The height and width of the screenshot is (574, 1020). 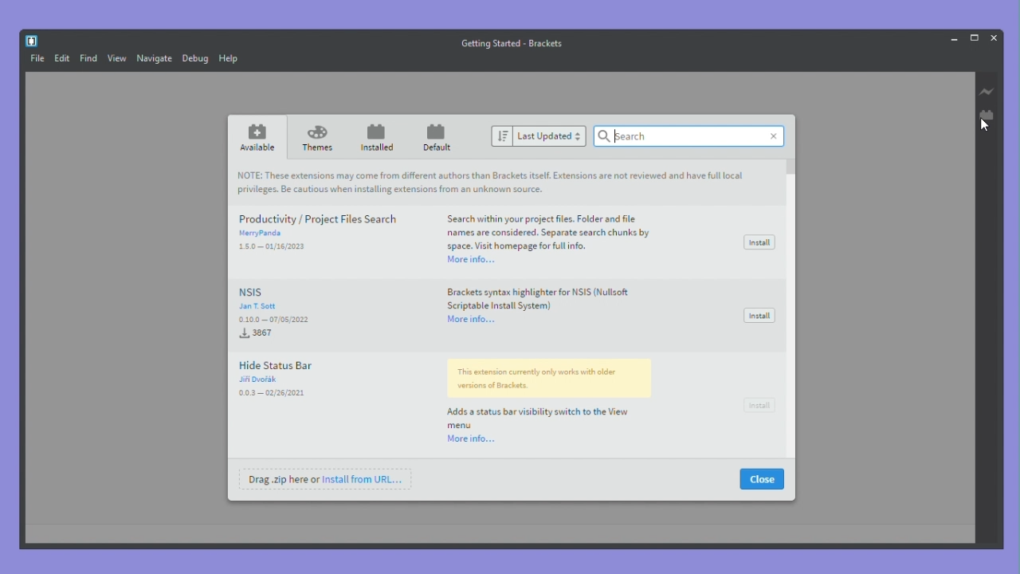 I want to click on edit, so click(x=61, y=58).